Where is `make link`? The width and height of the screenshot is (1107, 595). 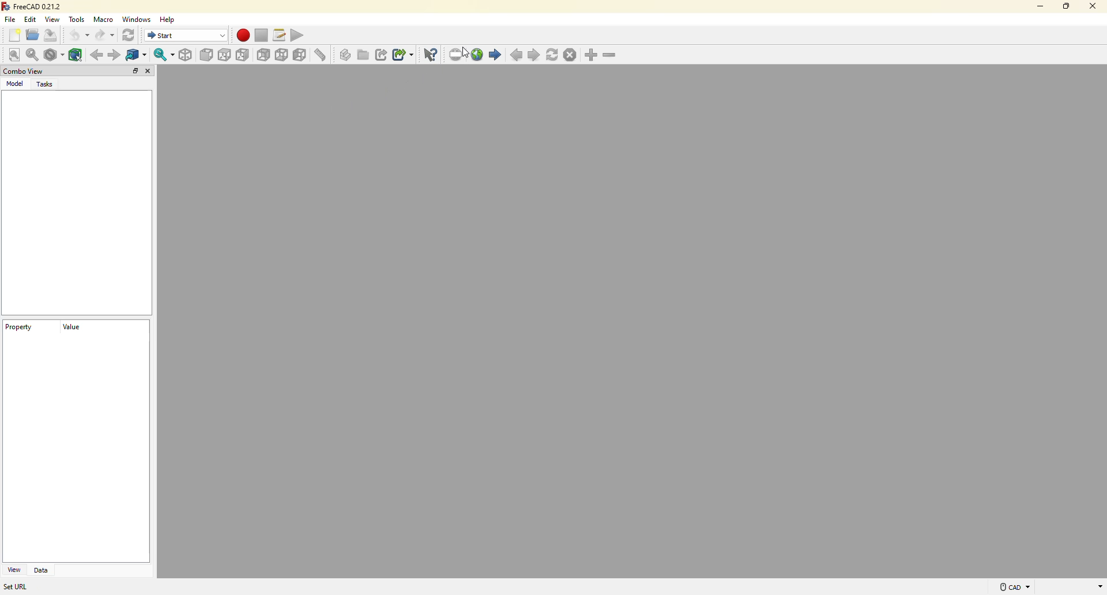 make link is located at coordinates (382, 55).